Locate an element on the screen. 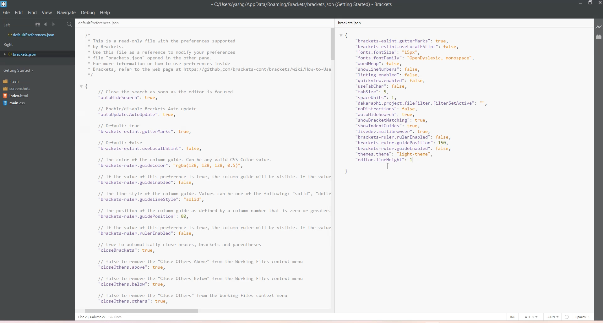 The height and width of the screenshot is (323, 603). Show in file tree is located at coordinates (39, 24).